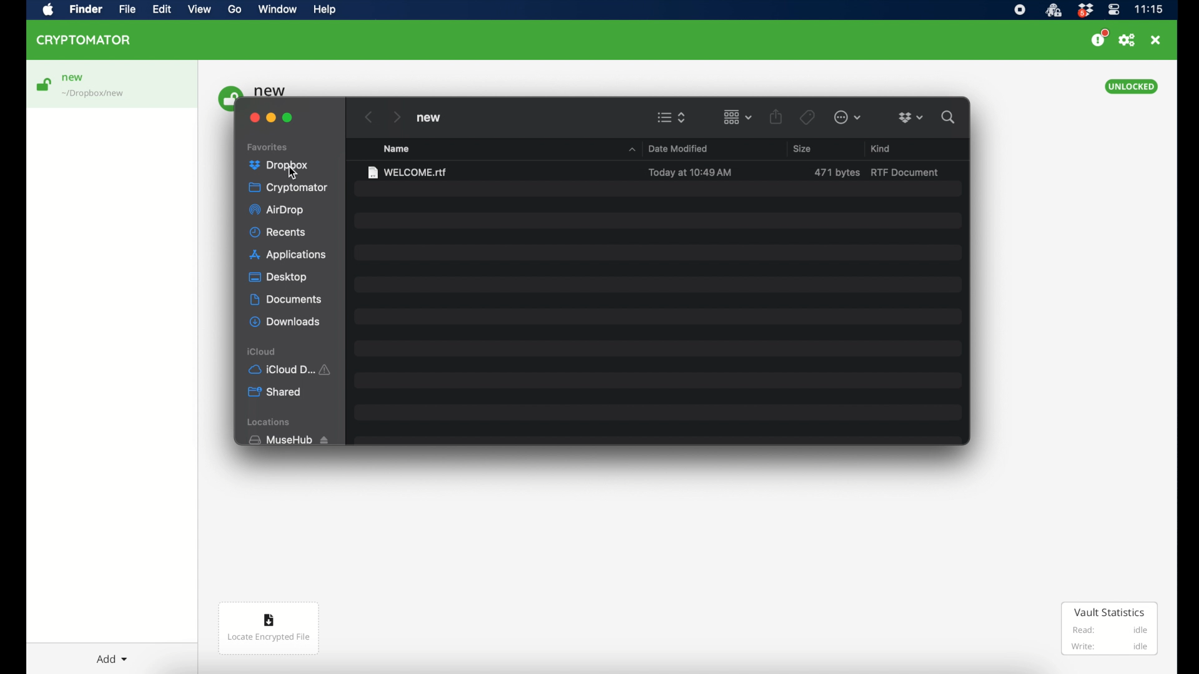 This screenshot has height=674, width=1199. What do you see at coordinates (776, 116) in the screenshot?
I see `share` at bounding box center [776, 116].